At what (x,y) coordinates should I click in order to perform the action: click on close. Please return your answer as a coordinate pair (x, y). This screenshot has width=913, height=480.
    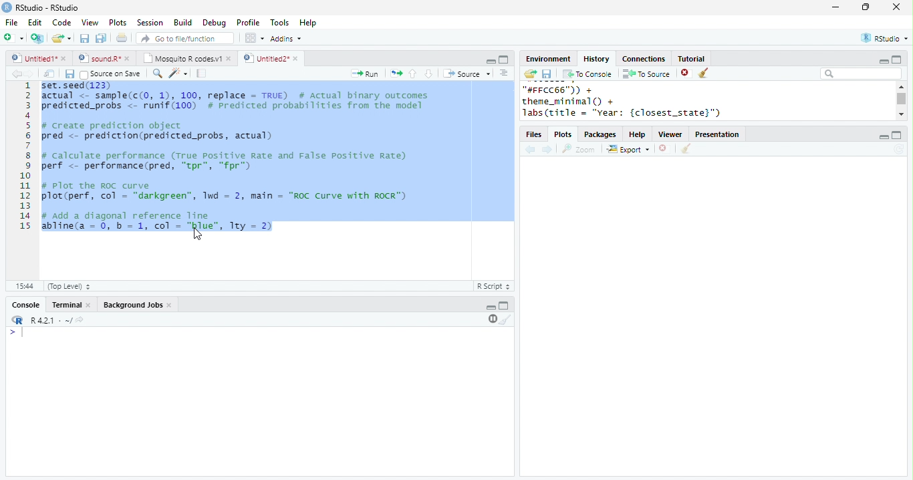
    Looking at the image, I should click on (897, 7).